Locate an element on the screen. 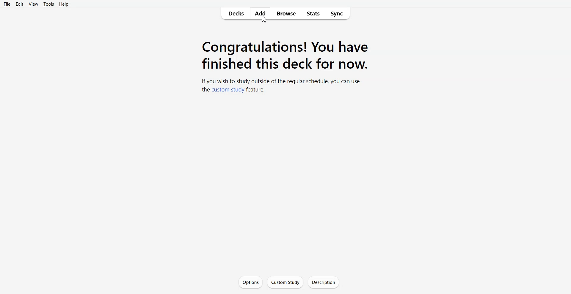  Sync is located at coordinates (338, 14).